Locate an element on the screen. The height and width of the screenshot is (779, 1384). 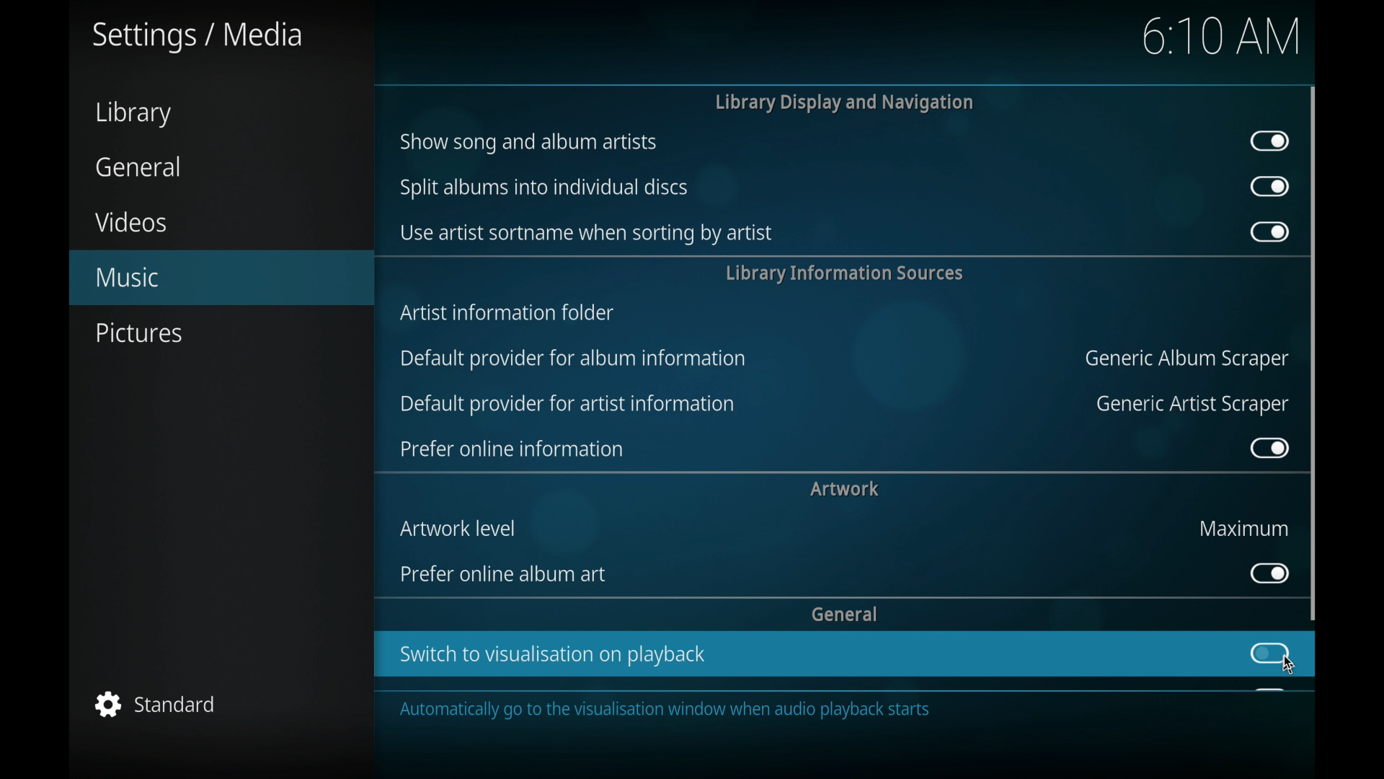
preferonlineinformation is located at coordinates (512, 449).